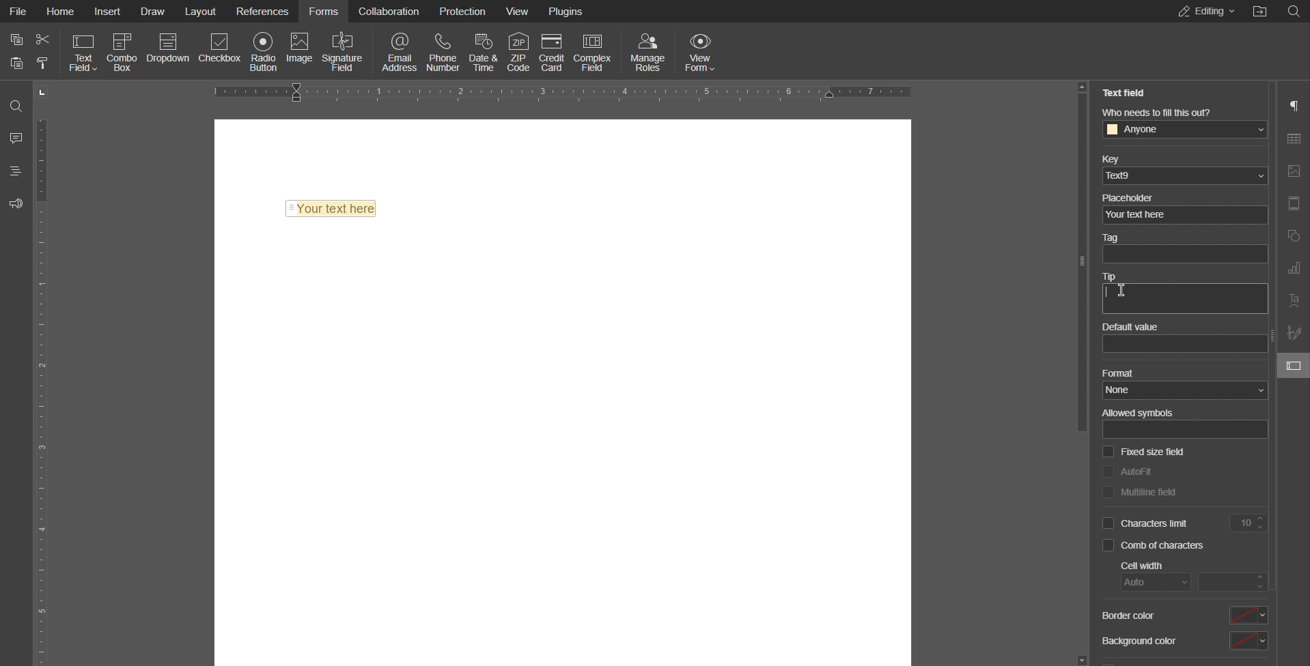 This screenshot has width=1310, height=666. I want to click on Allowed symbols, so click(1144, 411).